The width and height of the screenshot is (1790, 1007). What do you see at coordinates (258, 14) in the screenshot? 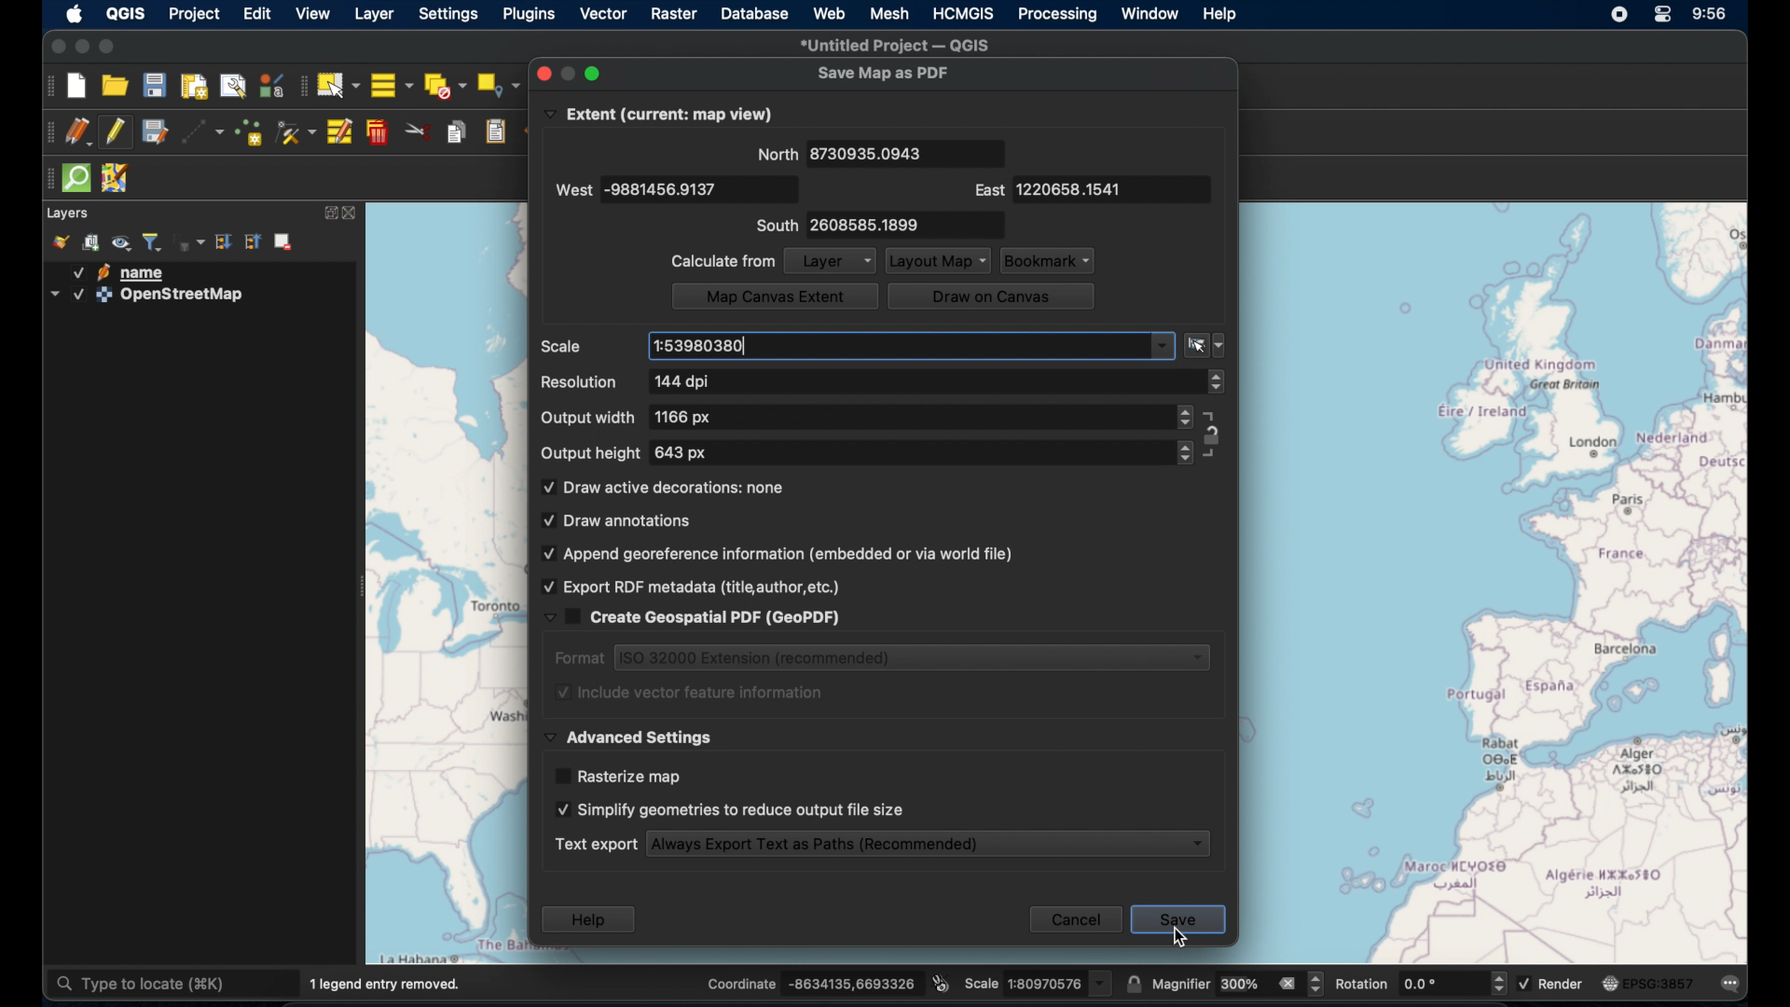
I see `edit` at bounding box center [258, 14].